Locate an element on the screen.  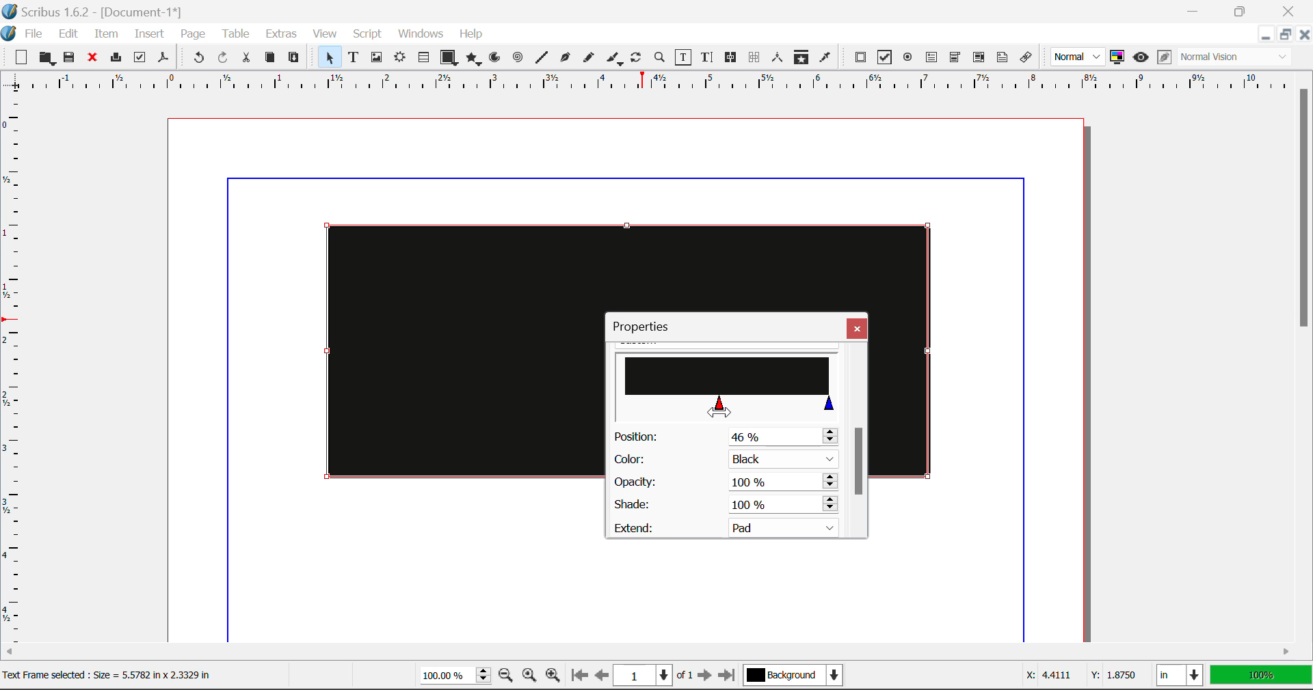
Last Page is located at coordinates (730, 678).